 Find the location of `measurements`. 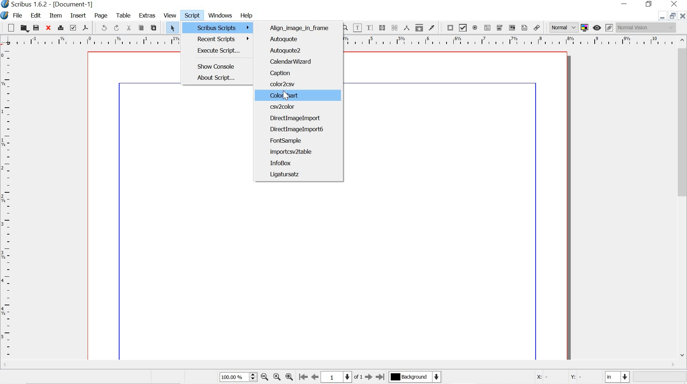

measurements is located at coordinates (407, 28).